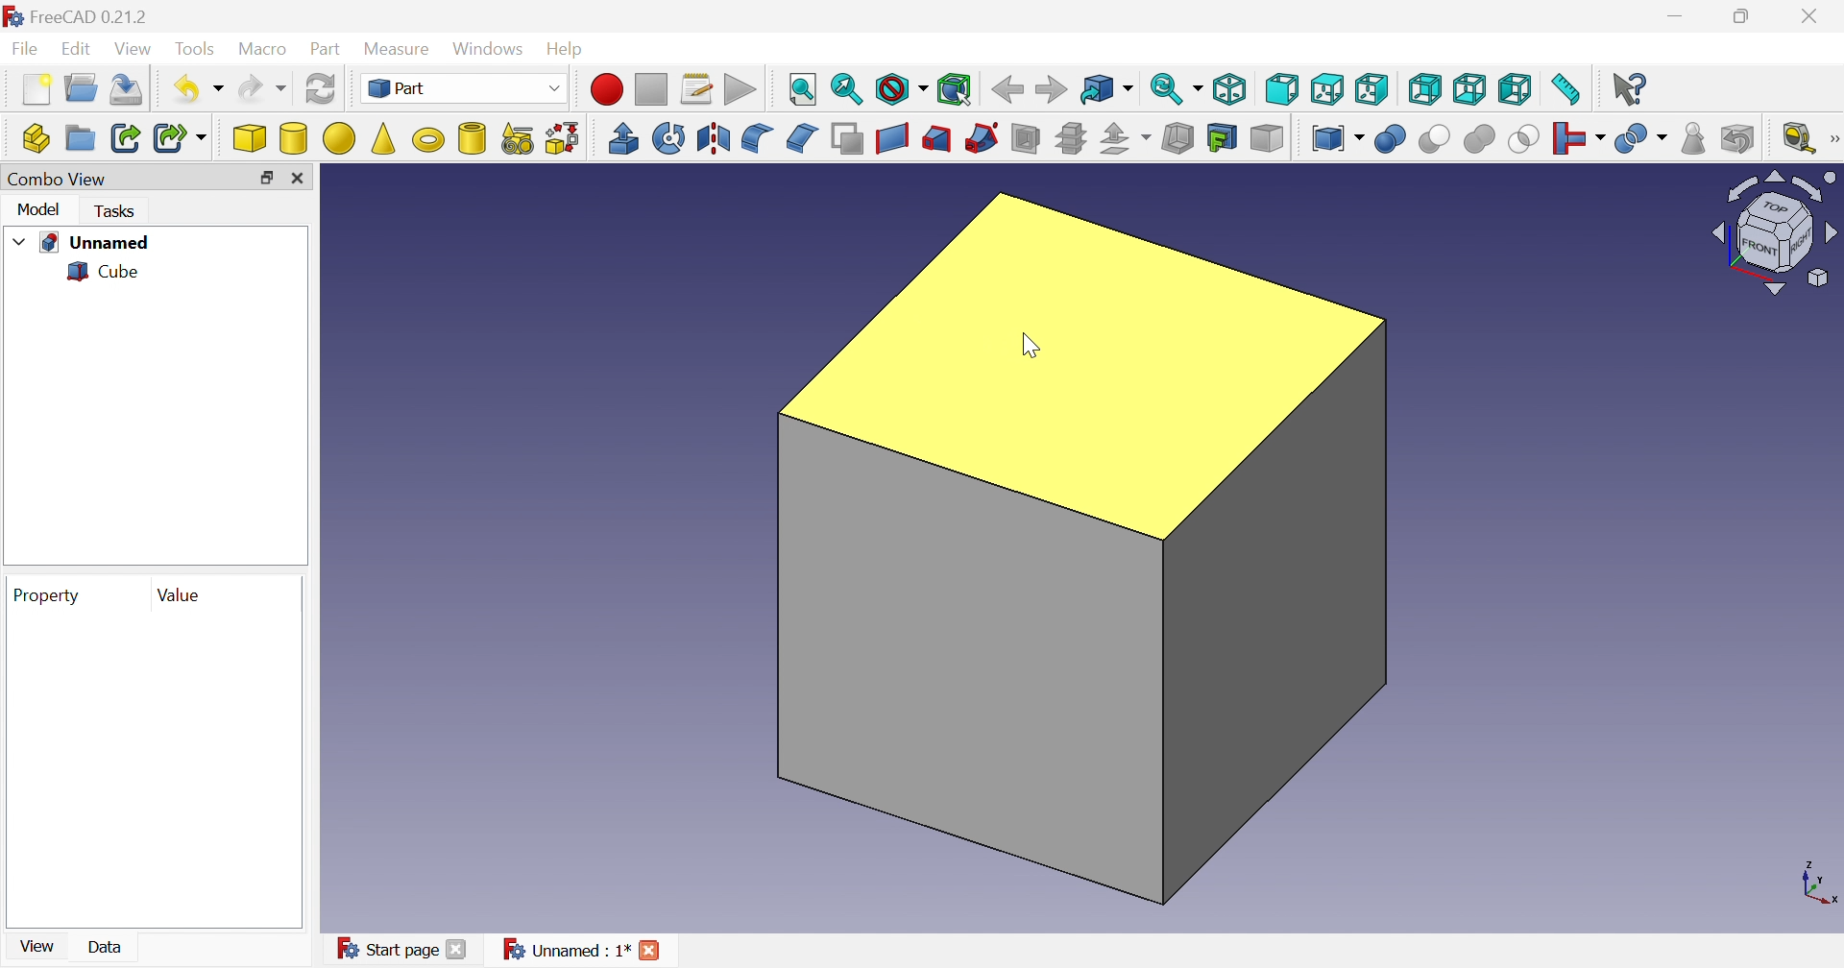 The width and height of the screenshot is (1844, 968). What do you see at coordinates (328, 50) in the screenshot?
I see `Part` at bounding box center [328, 50].